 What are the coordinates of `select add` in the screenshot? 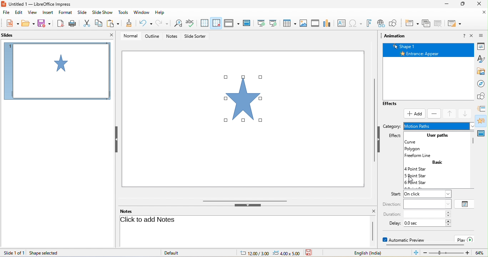 It's located at (414, 114).